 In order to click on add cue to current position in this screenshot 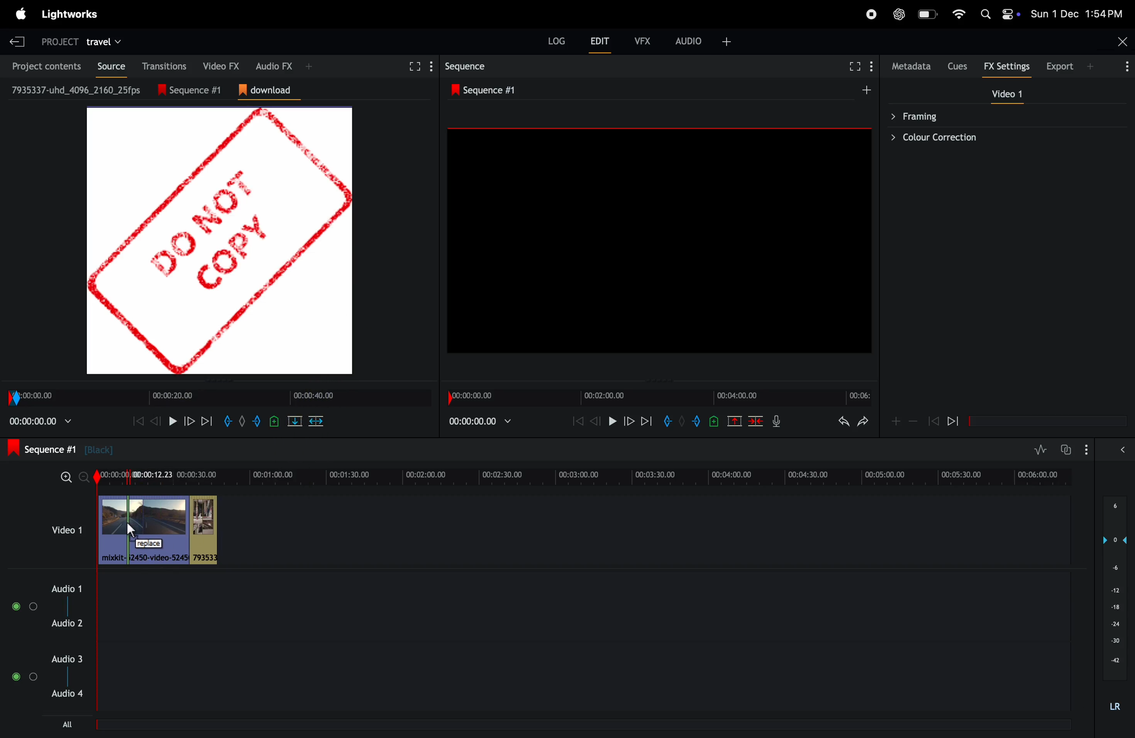, I will do `click(714, 421)`.